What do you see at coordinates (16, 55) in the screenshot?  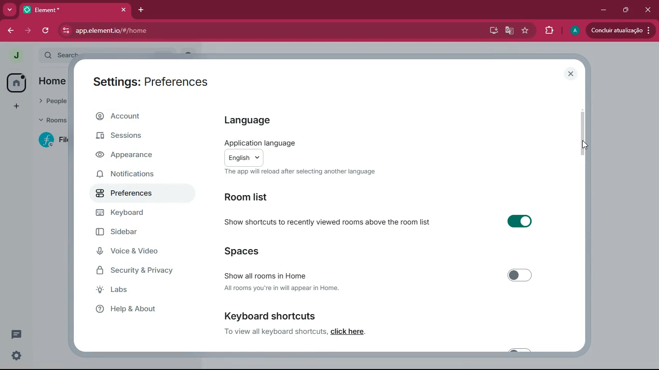 I see `profile picture` at bounding box center [16, 55].